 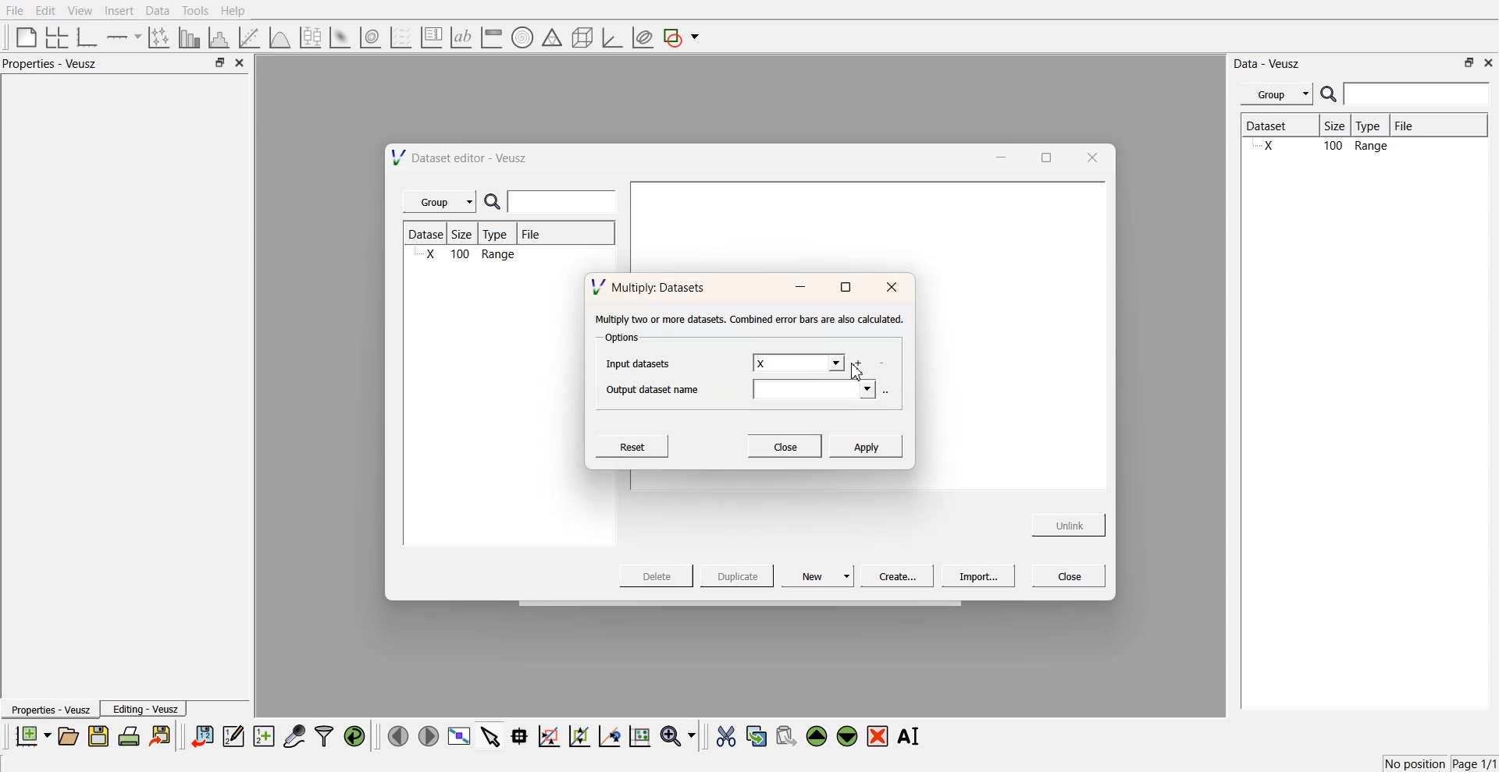 What do you see at coordinates (16, 11) in the screenshot?
I see `File` at bounding box center [16, 11].